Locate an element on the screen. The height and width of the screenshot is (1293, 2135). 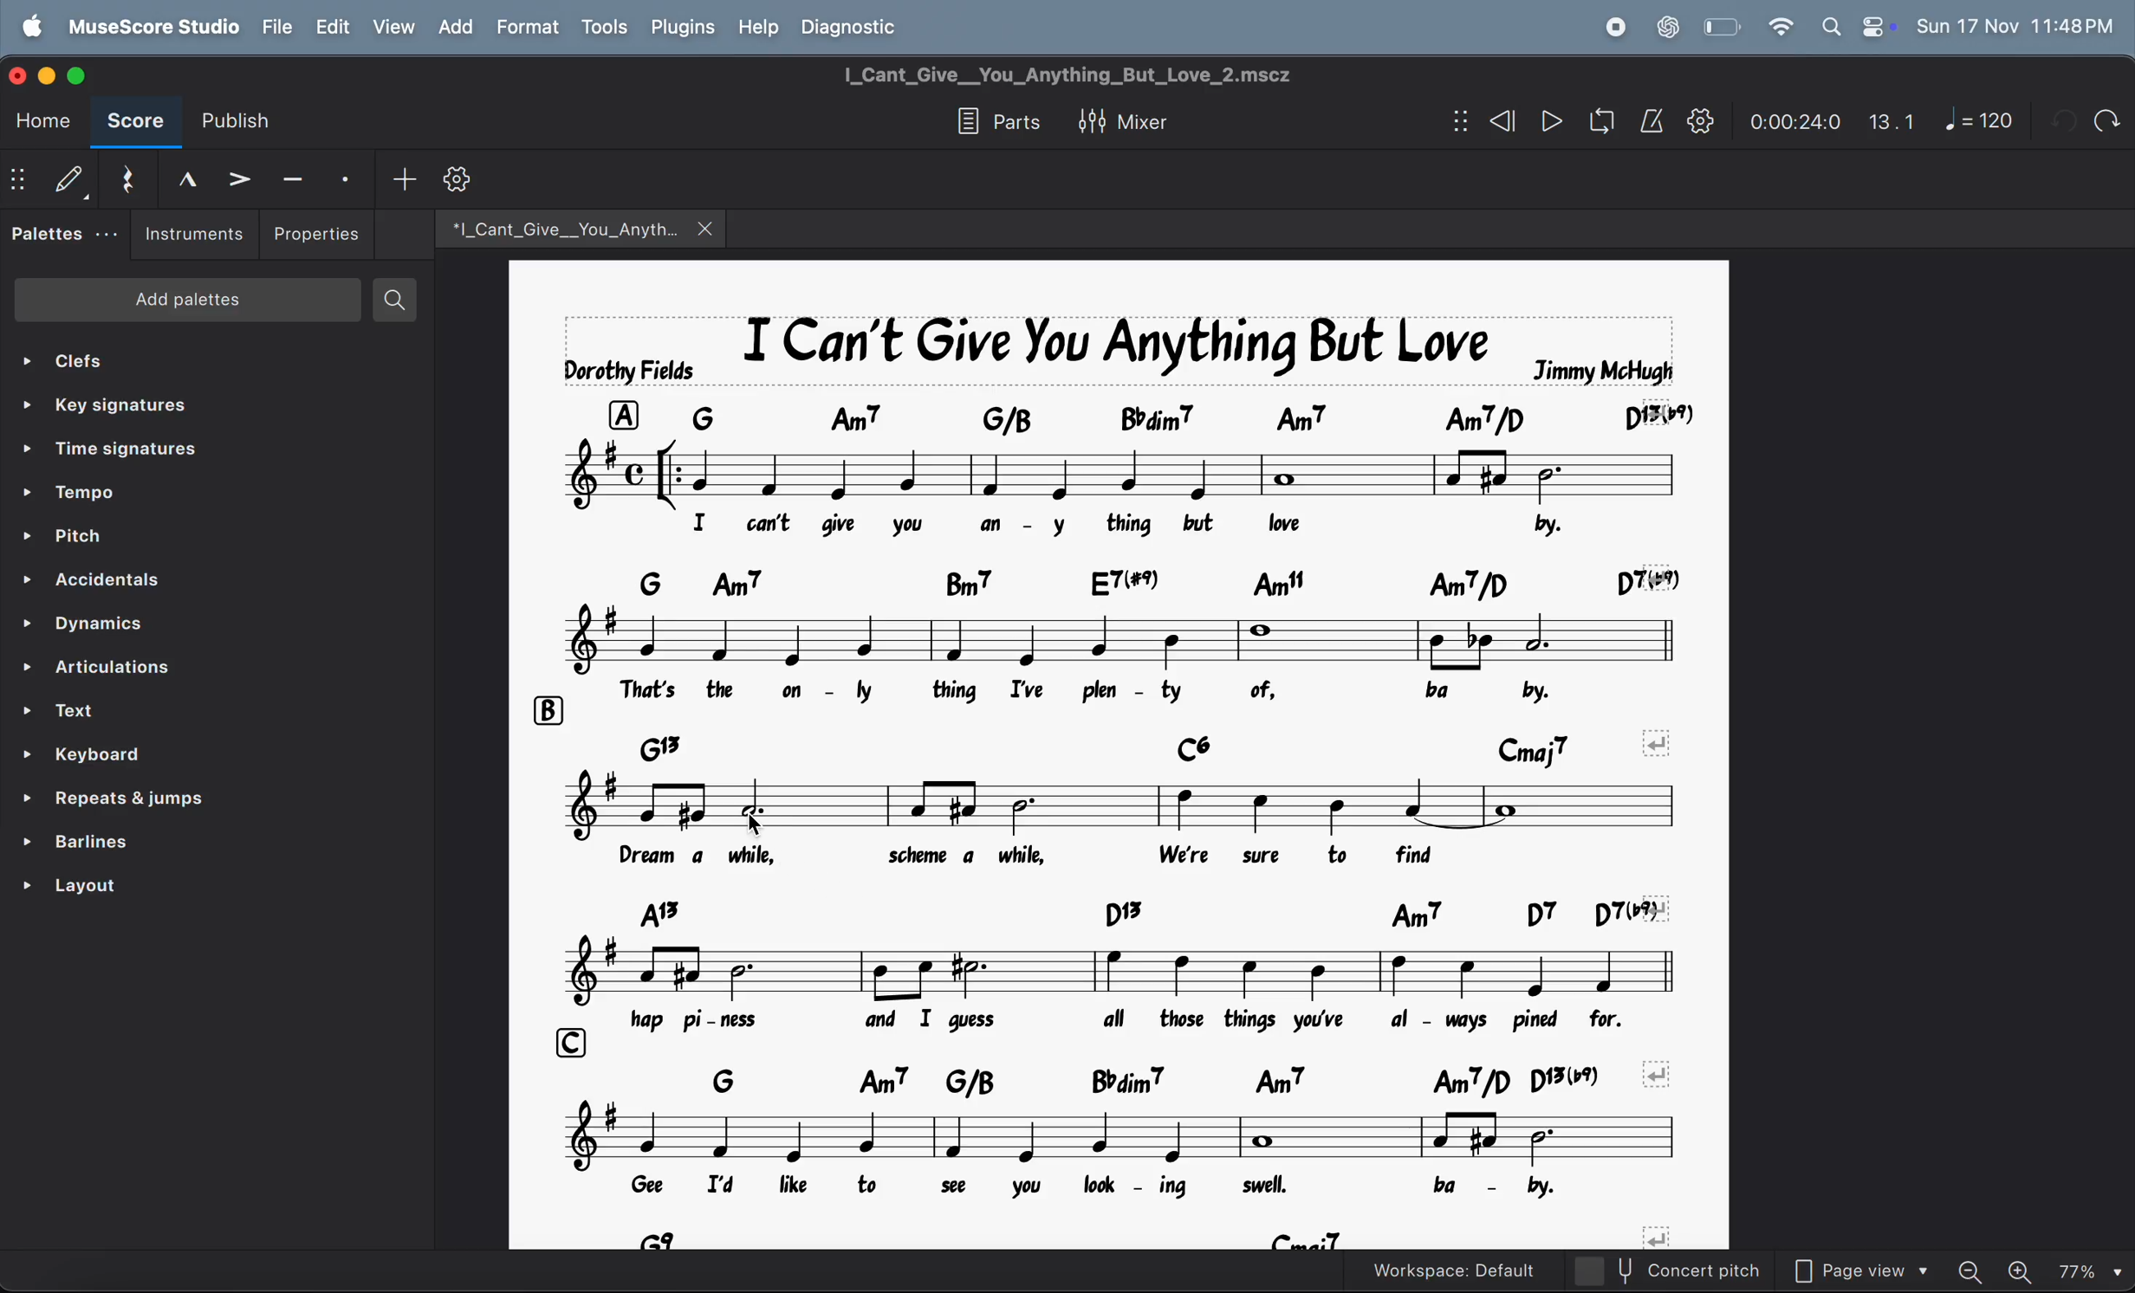
lyrics is located at coordinates (1106, 1186).